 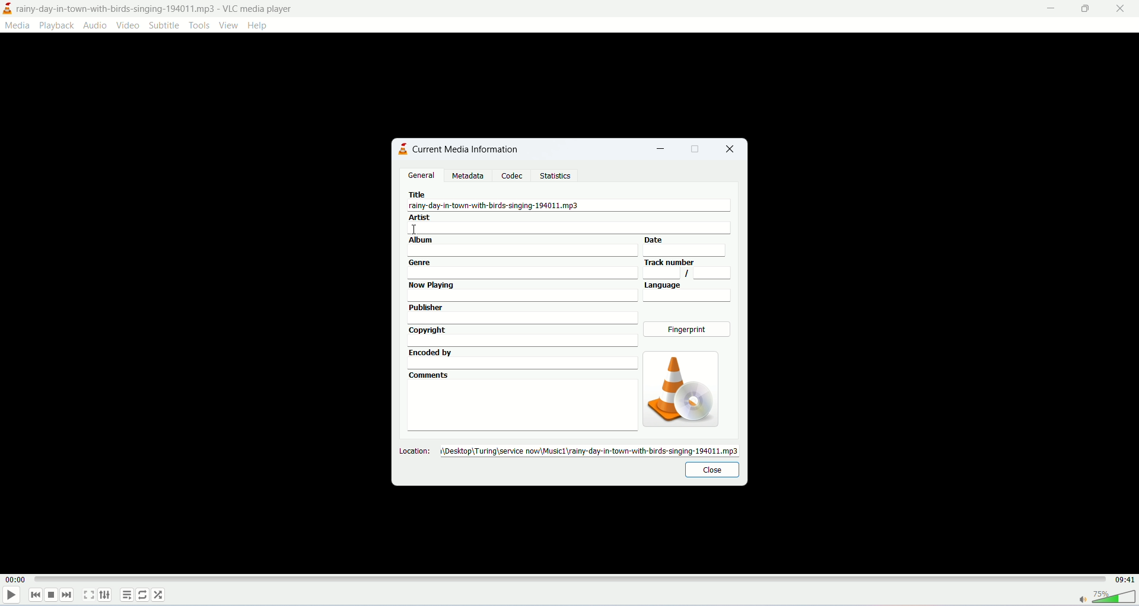 I want to click on next, so click(x=69, y=596).